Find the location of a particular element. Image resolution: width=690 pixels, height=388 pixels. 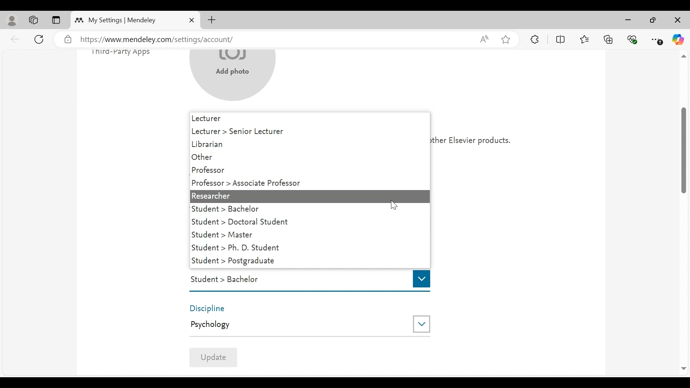

Discipline is located at coordinates (214, 308).